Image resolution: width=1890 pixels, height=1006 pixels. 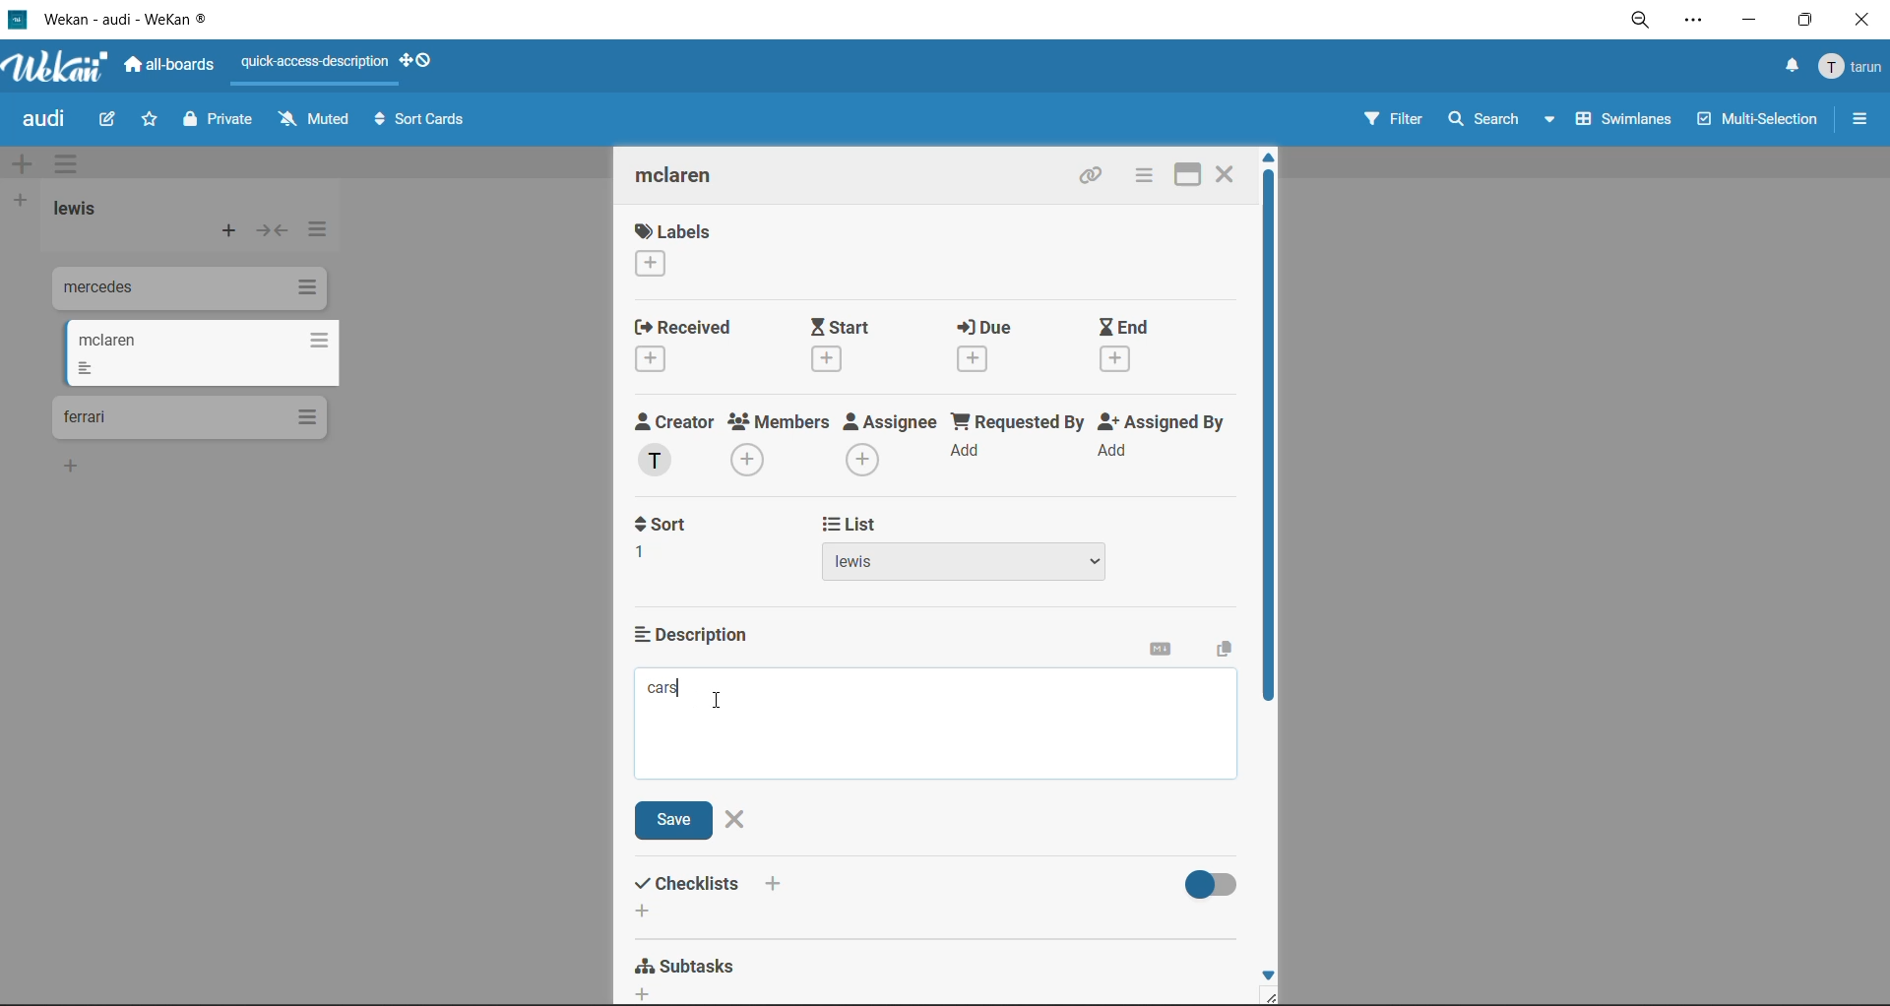 What do you see at coordinates (1143, 175) in the screenshot?
I see `card actions` at bounding box center [1143, 175].